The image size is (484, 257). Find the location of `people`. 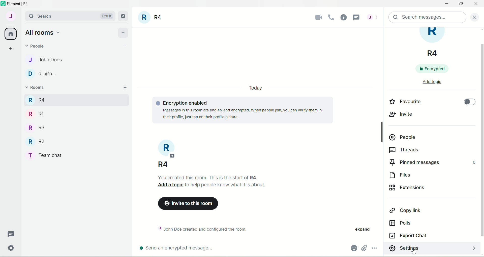

people is located at coordinates (403, 136).